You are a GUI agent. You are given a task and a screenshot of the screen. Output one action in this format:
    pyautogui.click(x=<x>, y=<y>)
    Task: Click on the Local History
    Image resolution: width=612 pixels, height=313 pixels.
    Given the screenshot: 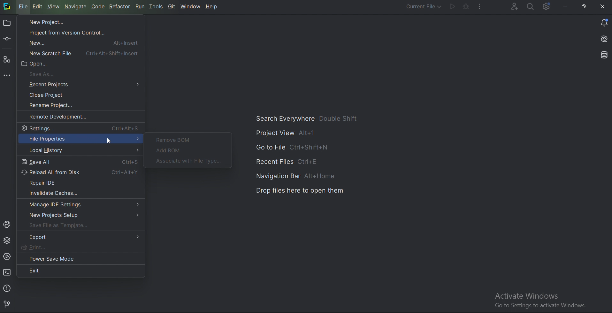 What is the action you would take?
    pyautogui.click(x=80, y=151)
    